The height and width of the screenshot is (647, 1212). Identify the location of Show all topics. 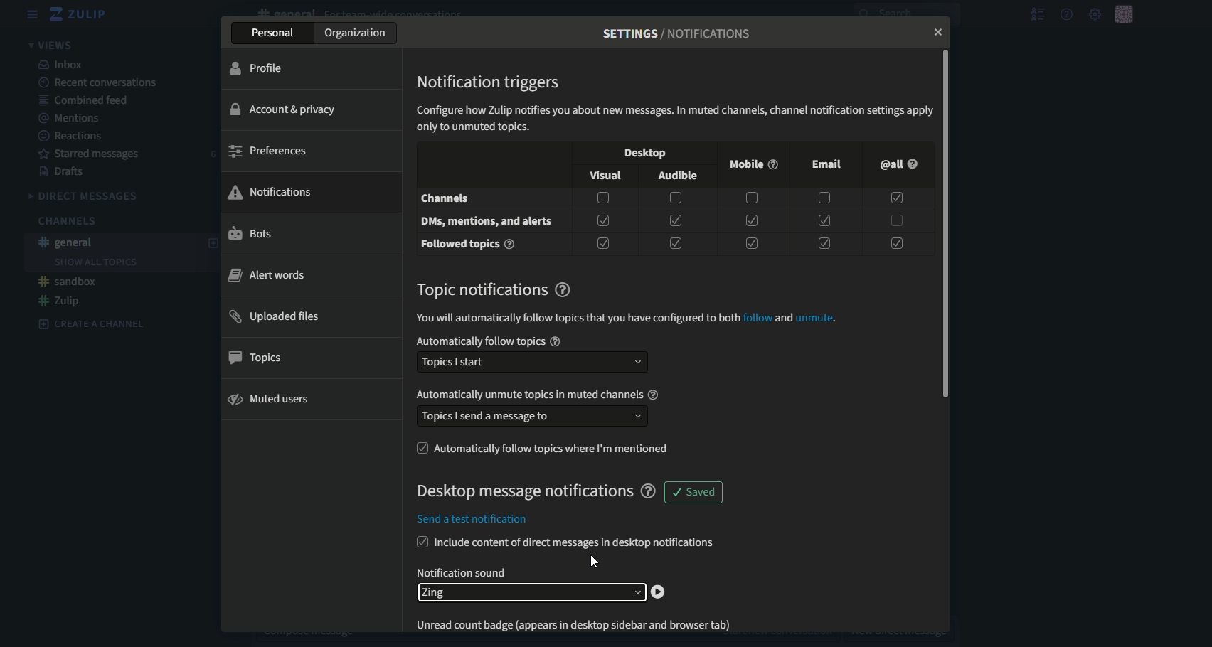
(95, 262).